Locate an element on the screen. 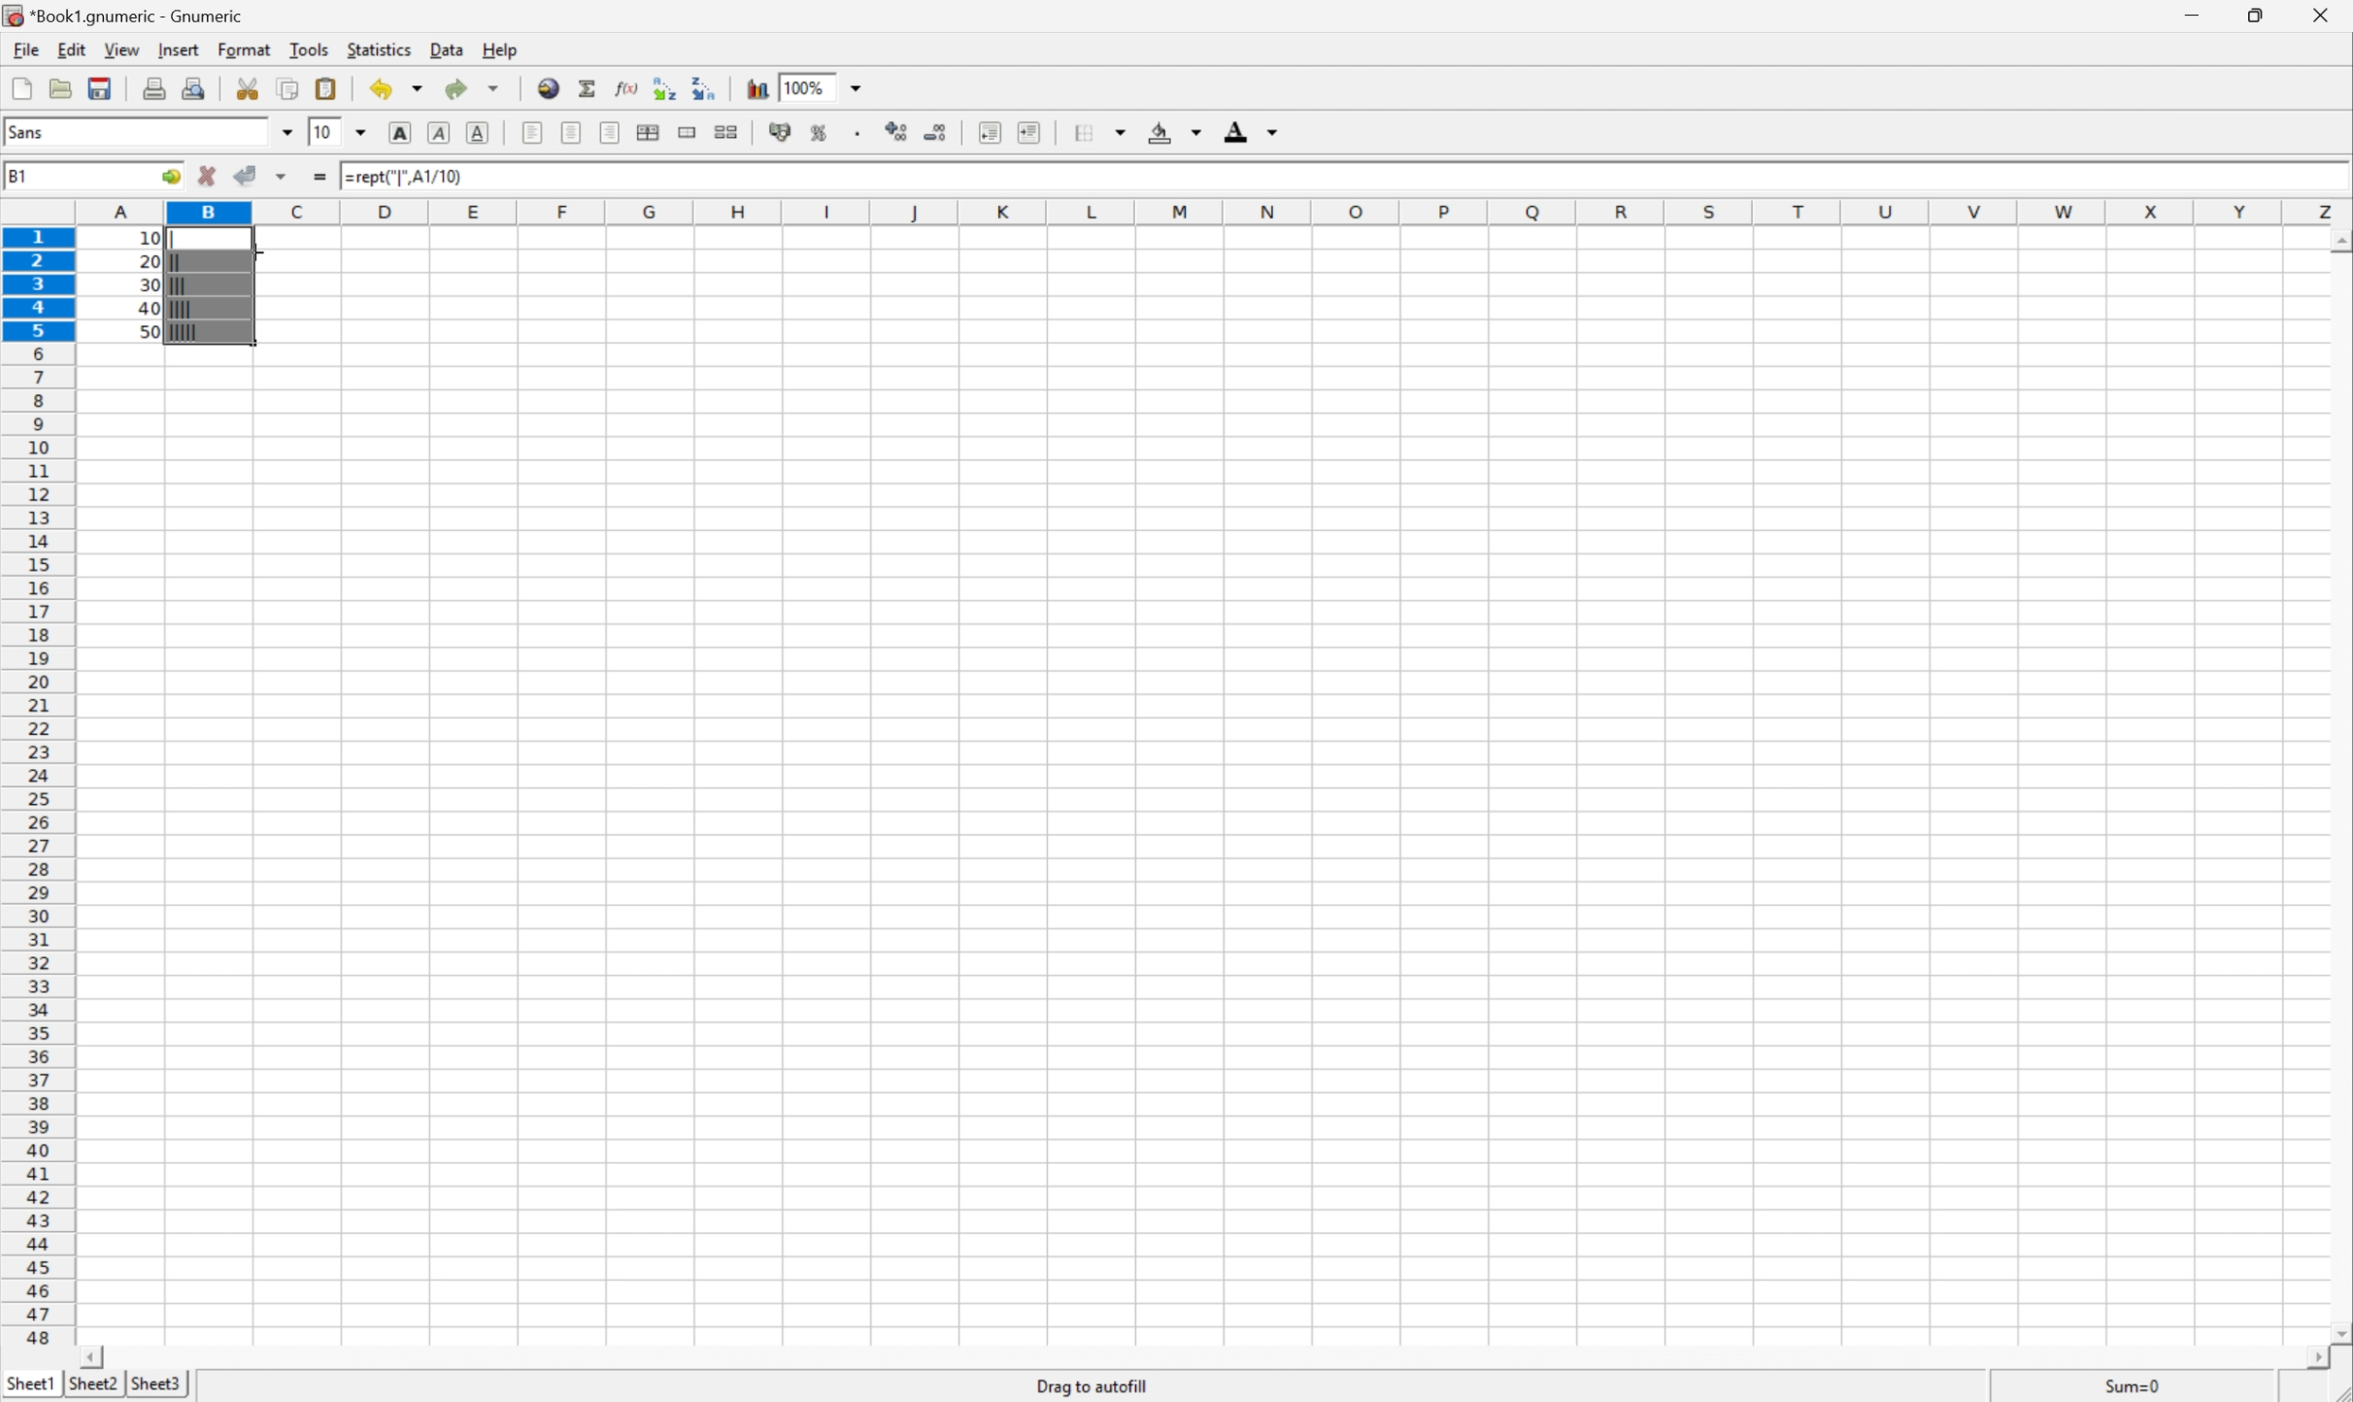 The height and width of the screenshot is (1402, 2353). Sheet1 is located at coordinates (29, 1387).